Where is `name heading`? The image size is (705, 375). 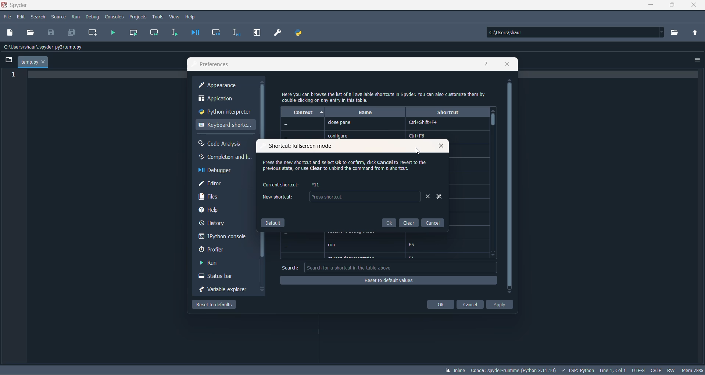
name heading is located at coordinates (365, 113).